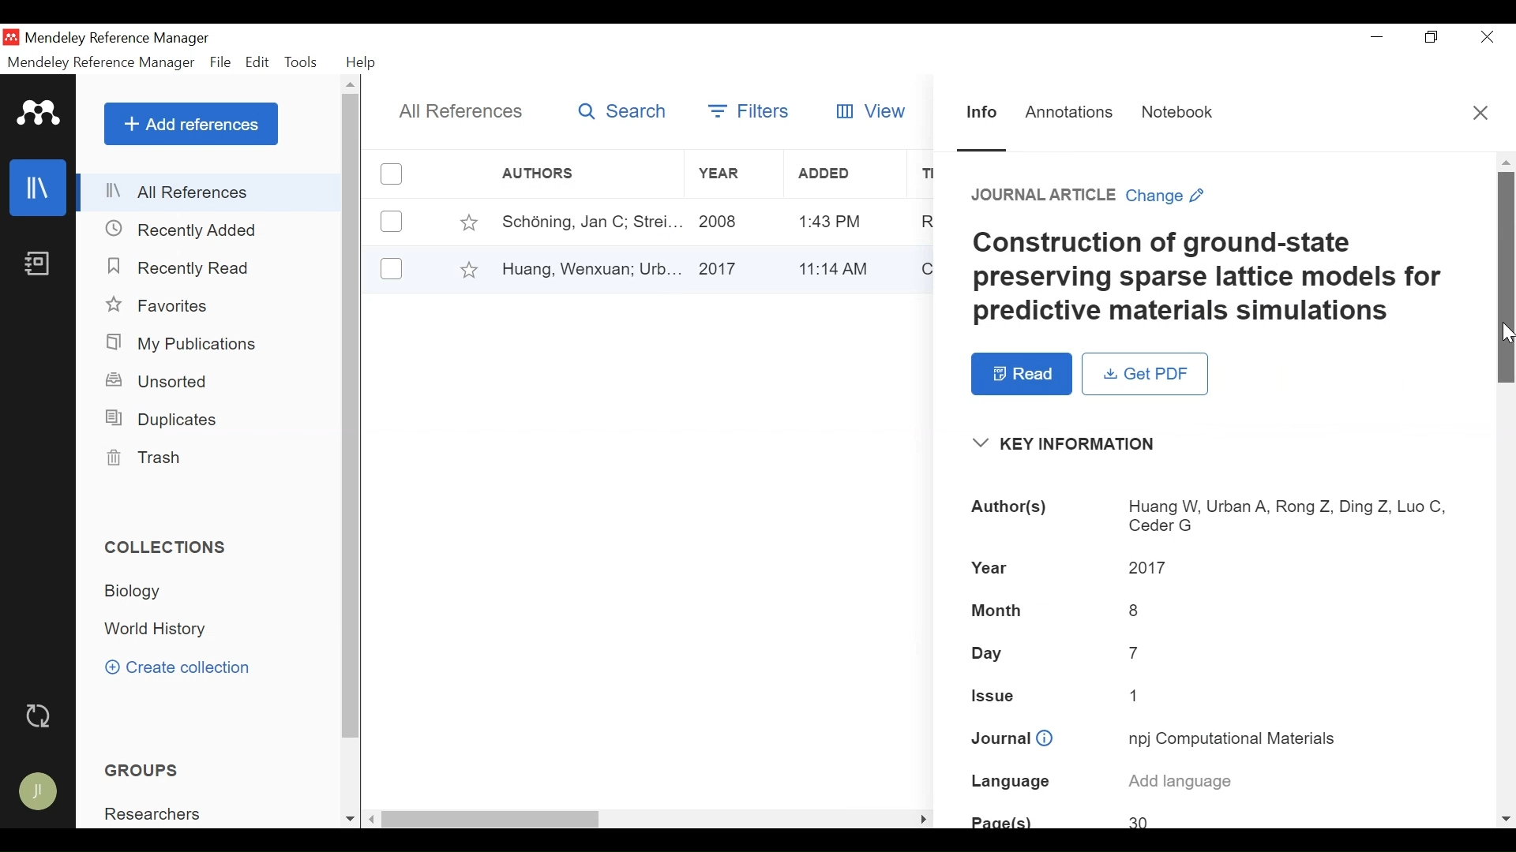 The width and height of the screenshot is (1516, 852). What do you see at coordinates (159, 814) in the screenshot?
I see `Group` at bounding box center [159, 814].